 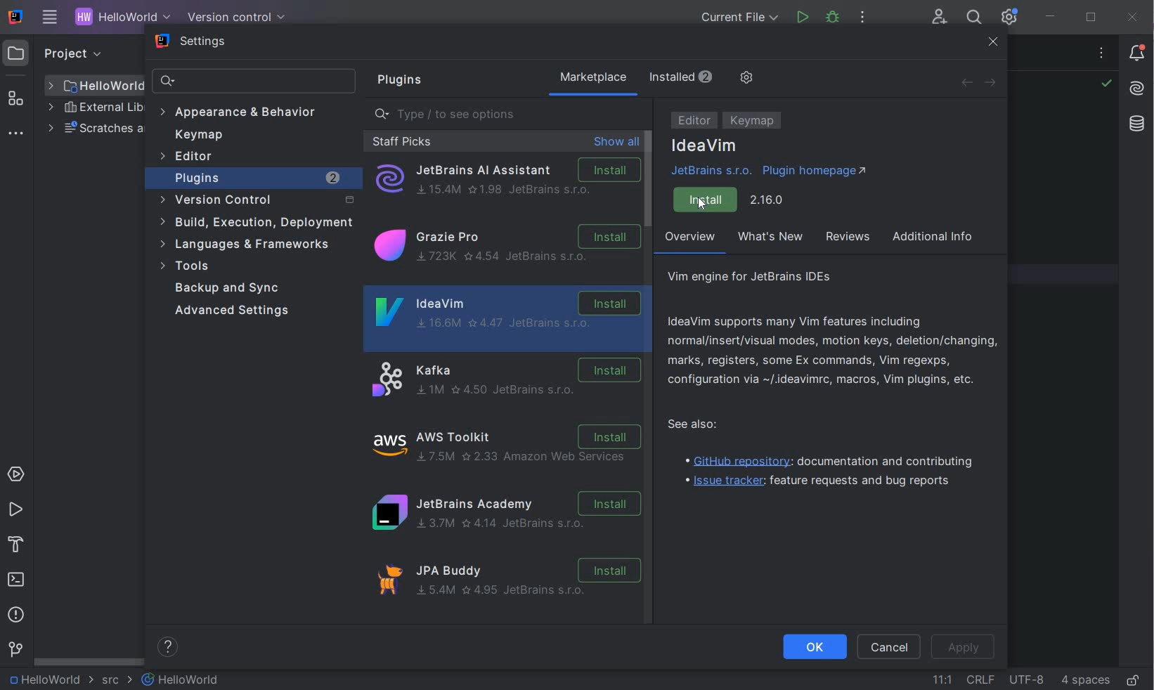 I want to click on OK, so click(x=814, y=648).